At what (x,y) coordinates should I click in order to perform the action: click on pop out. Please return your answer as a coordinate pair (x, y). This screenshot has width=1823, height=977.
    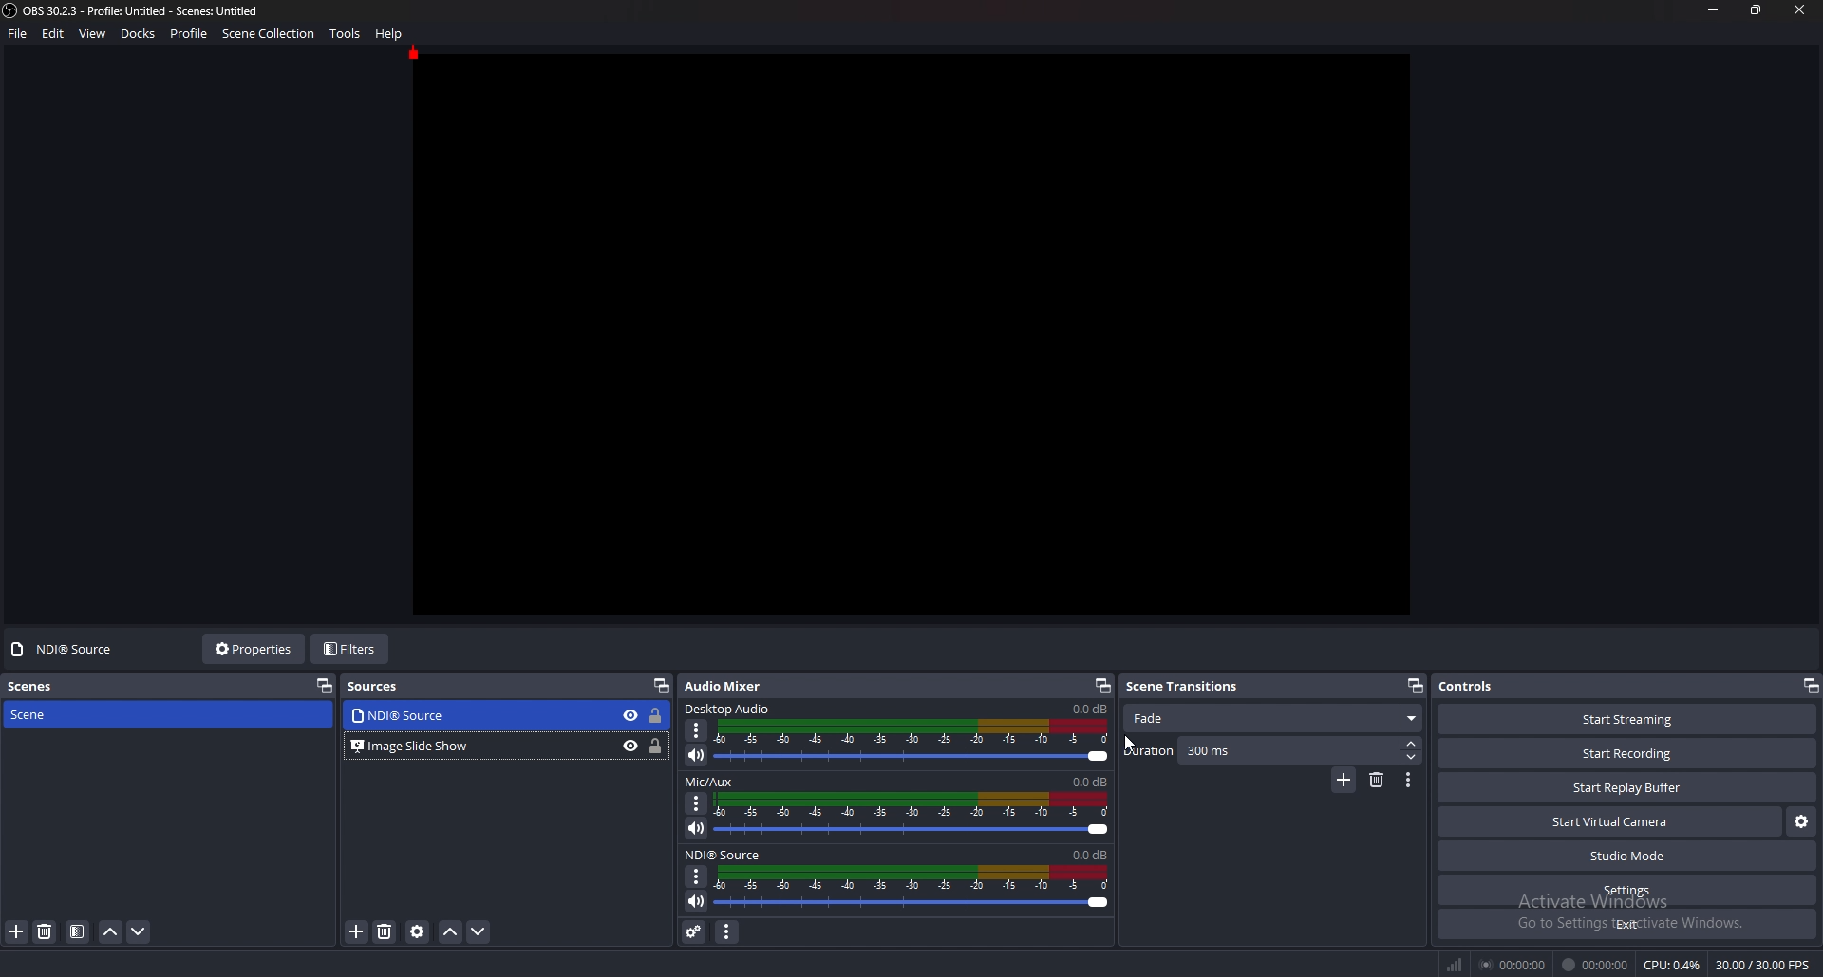
    Looking at the image, I should click on (1812, 686).